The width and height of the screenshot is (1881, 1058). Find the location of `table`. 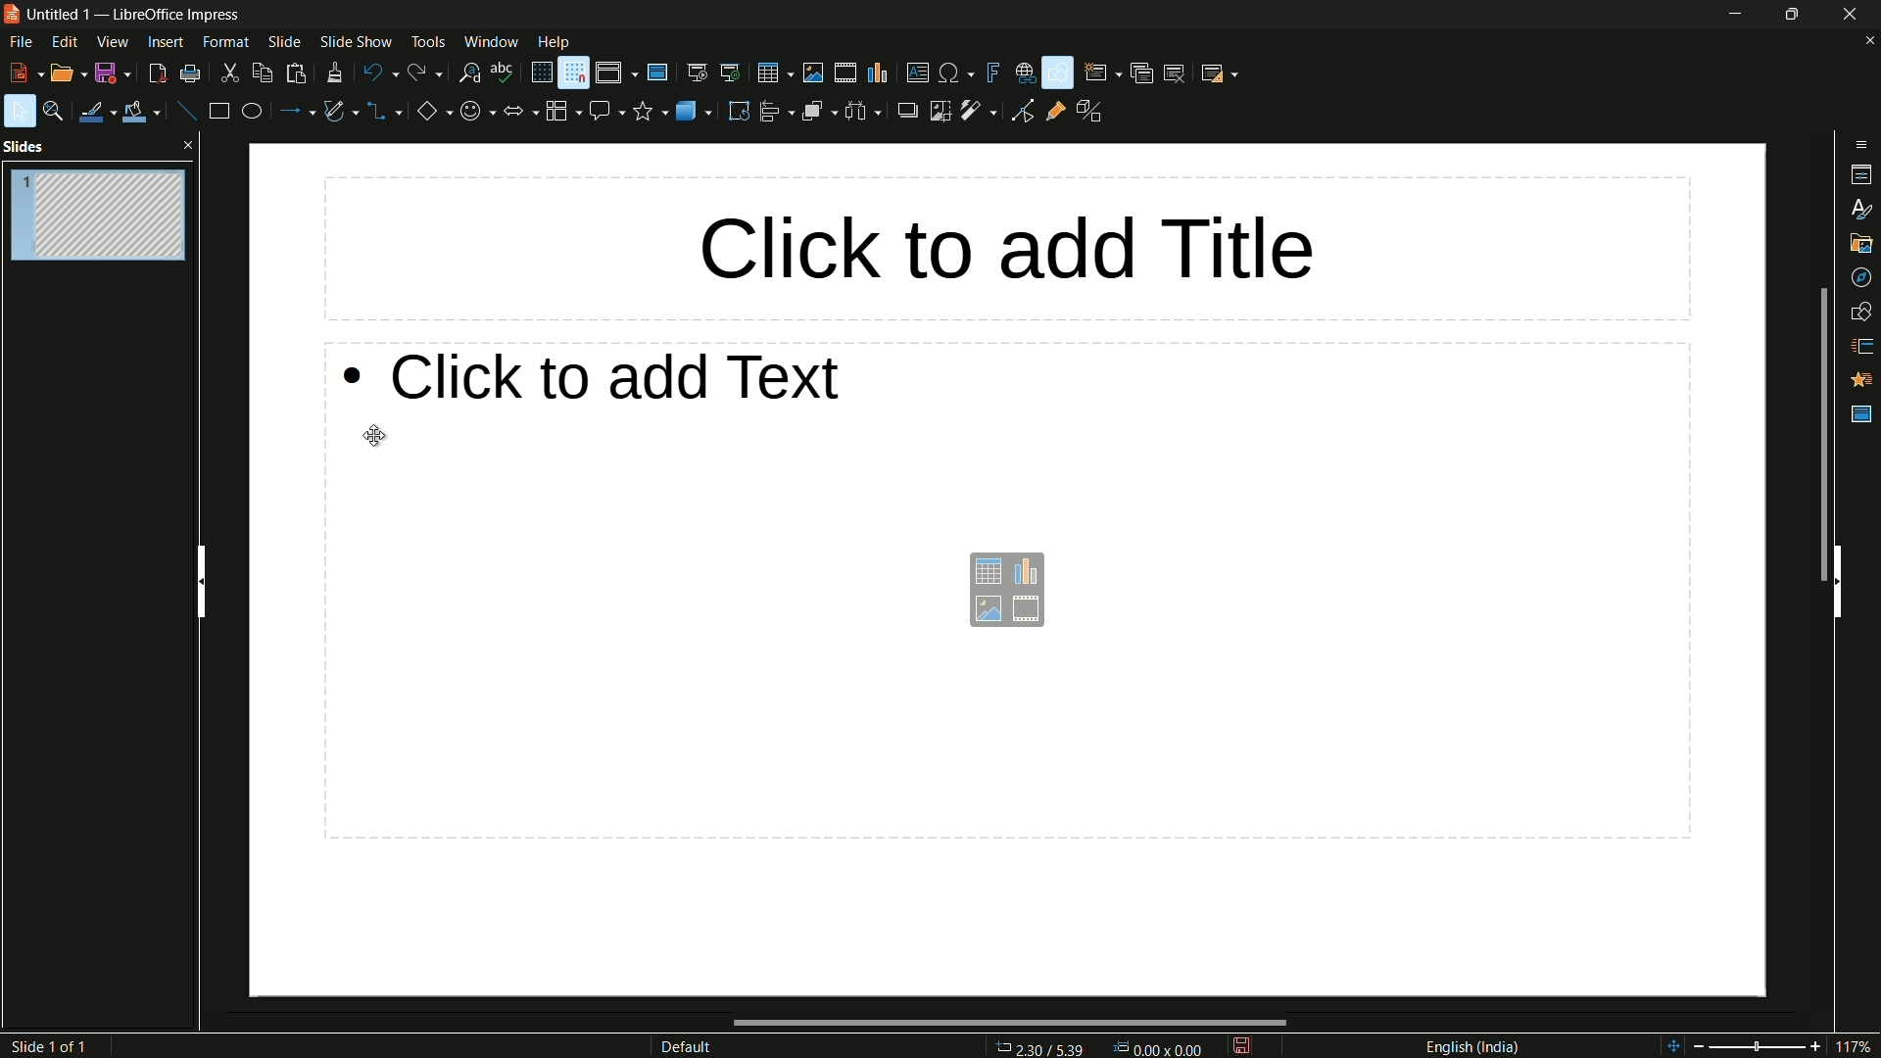

table is located at coordinates (777, 72).